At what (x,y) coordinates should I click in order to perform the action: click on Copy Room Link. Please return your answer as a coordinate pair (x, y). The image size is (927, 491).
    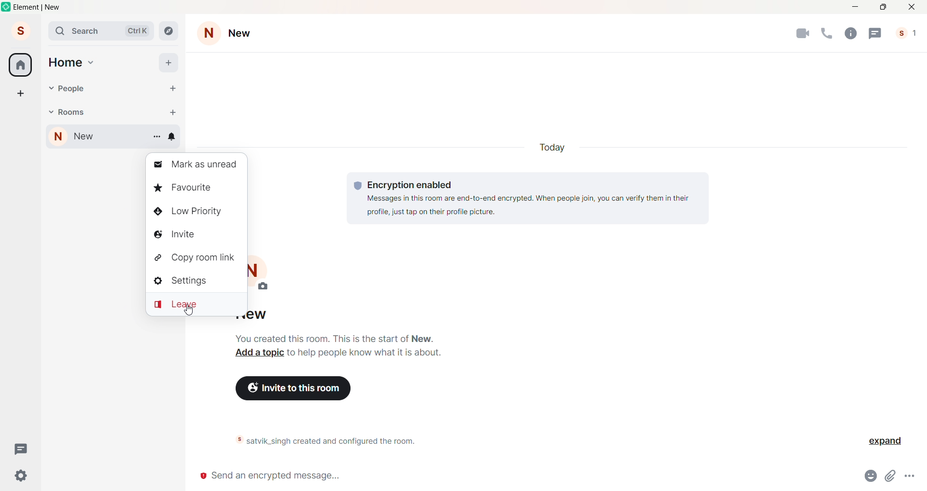
    Looking at the image, I should click on (194, 258).